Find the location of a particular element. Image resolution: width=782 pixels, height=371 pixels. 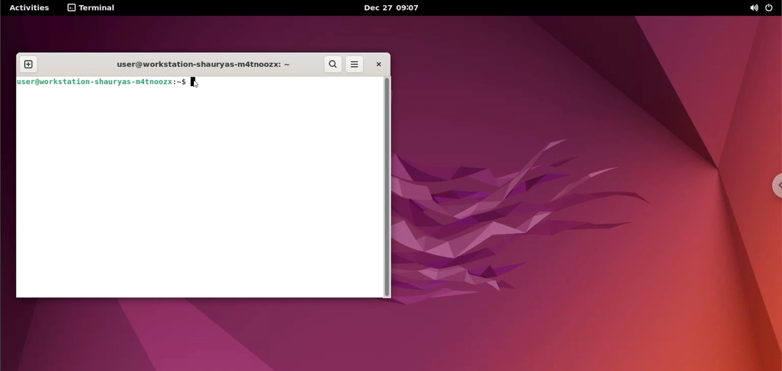

cursor is located at coordinates (193, 81).